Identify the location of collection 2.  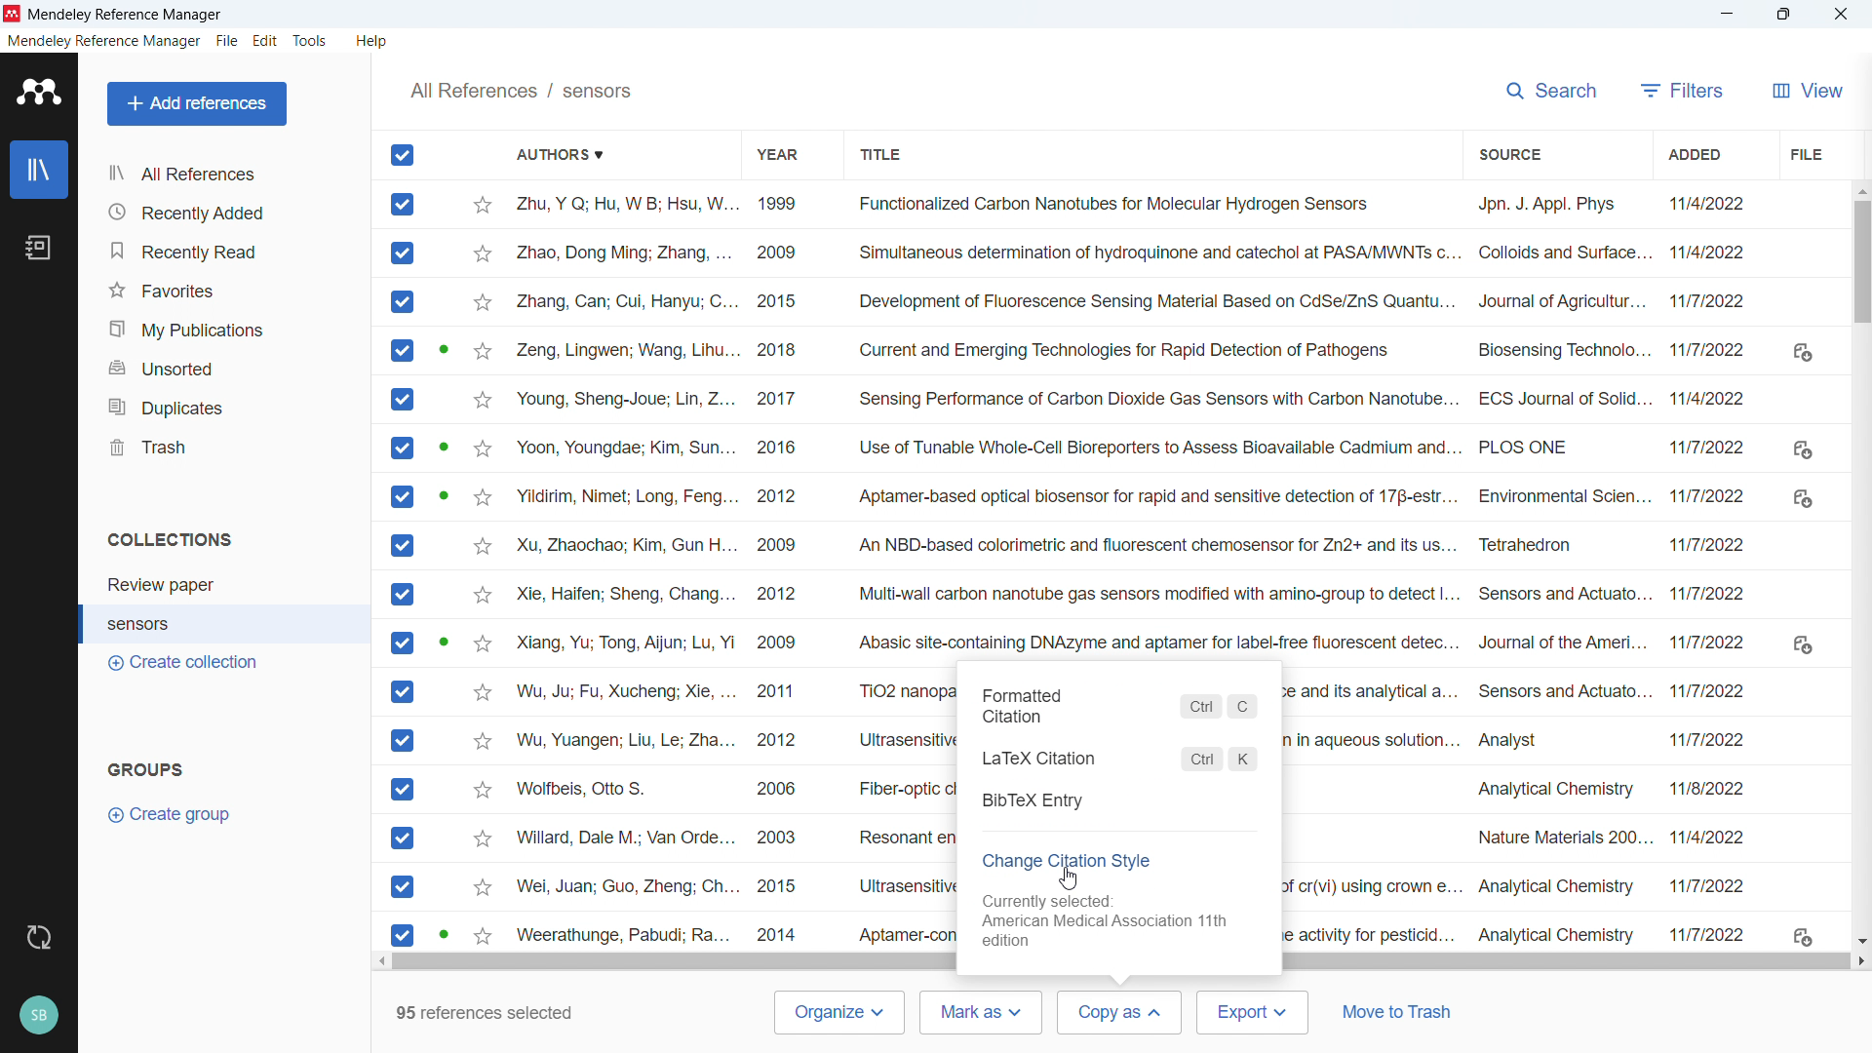
(225, 623).